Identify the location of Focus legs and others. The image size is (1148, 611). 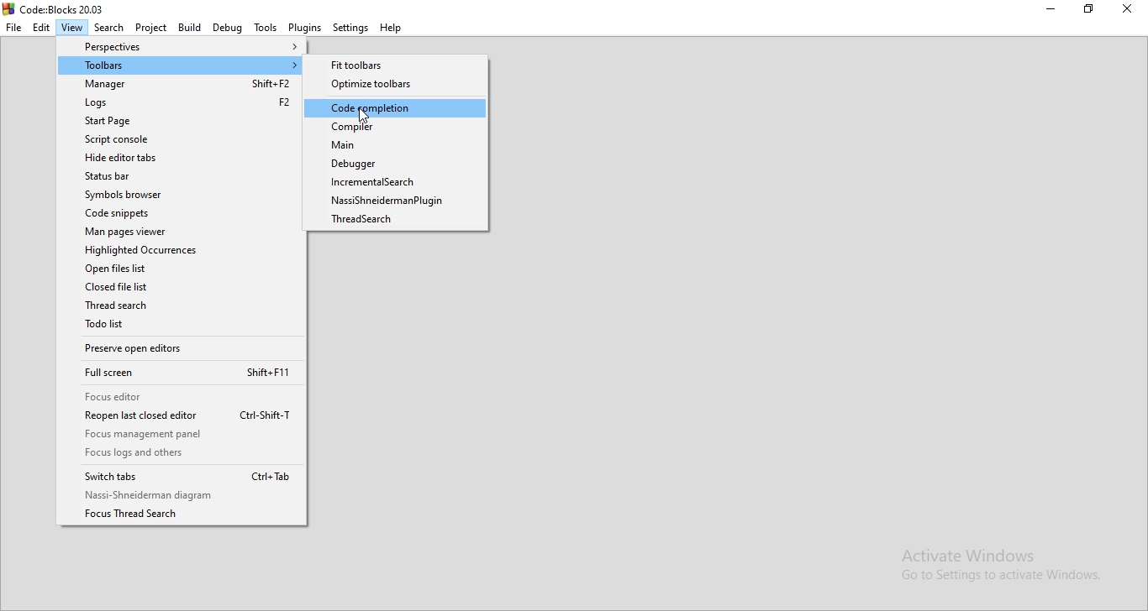
(178, 454).